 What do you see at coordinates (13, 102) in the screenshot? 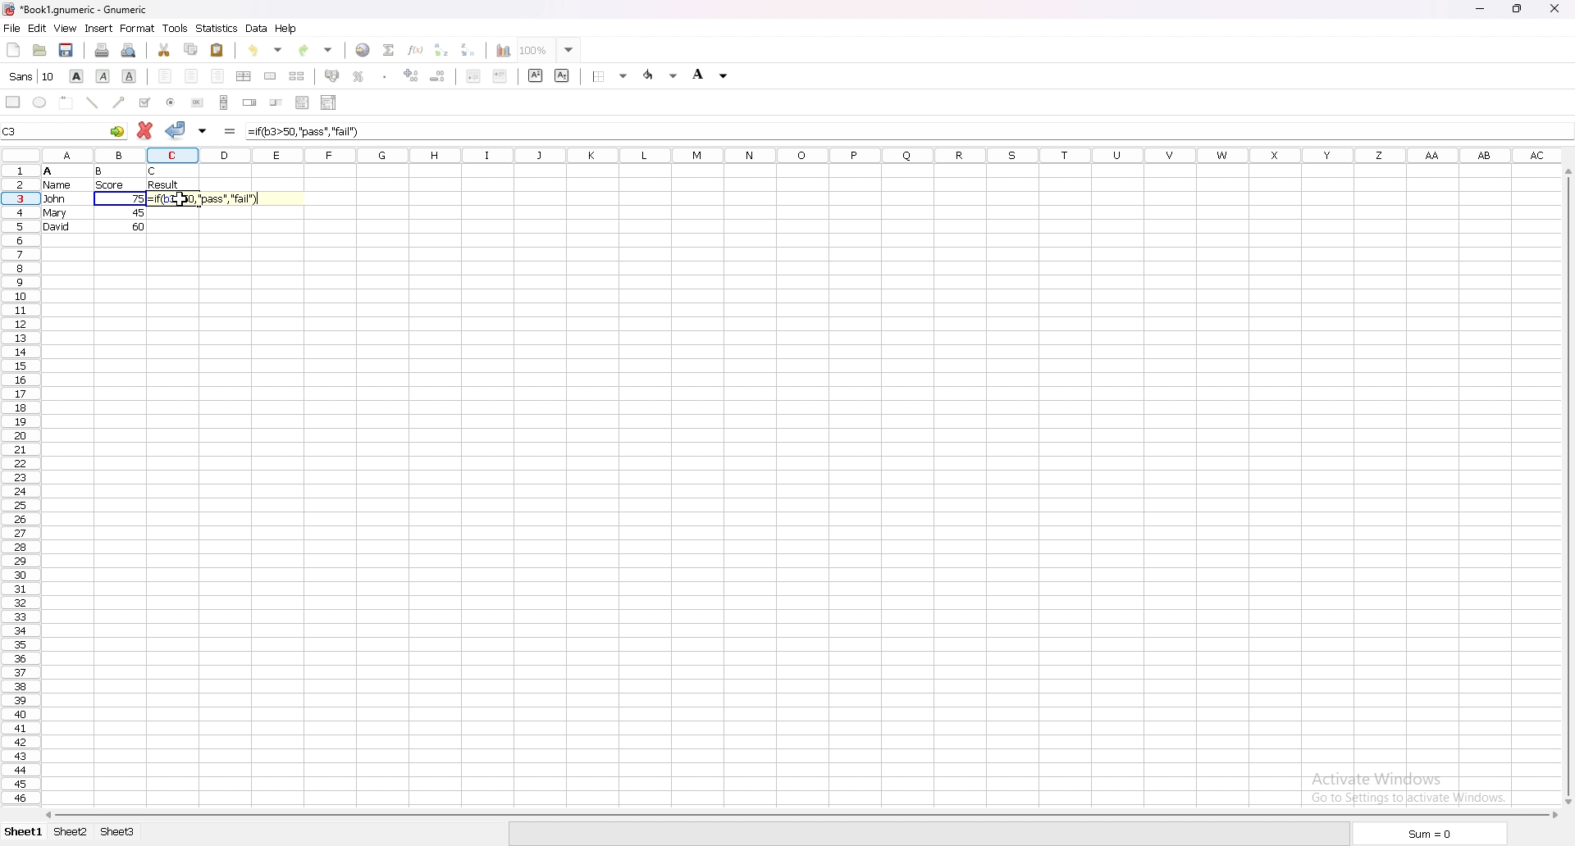
I see `rectangle` at bounding box center [13, 102].